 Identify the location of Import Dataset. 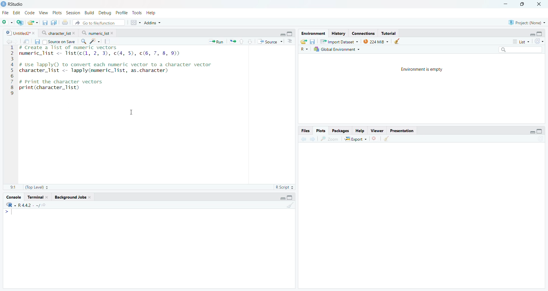
(339, 42).